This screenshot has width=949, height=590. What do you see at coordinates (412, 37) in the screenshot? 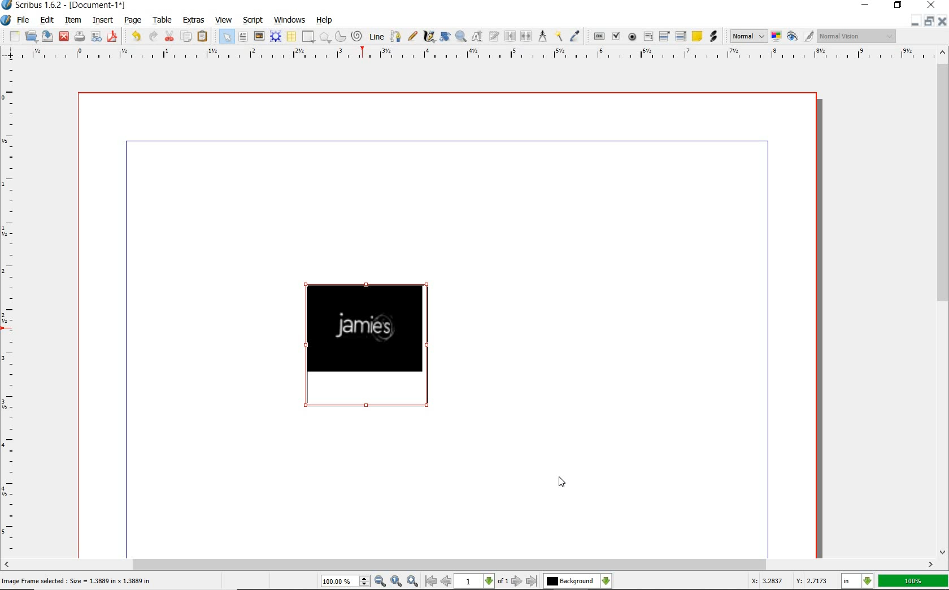
I see `freehand line` at bounding box center [412, 37].